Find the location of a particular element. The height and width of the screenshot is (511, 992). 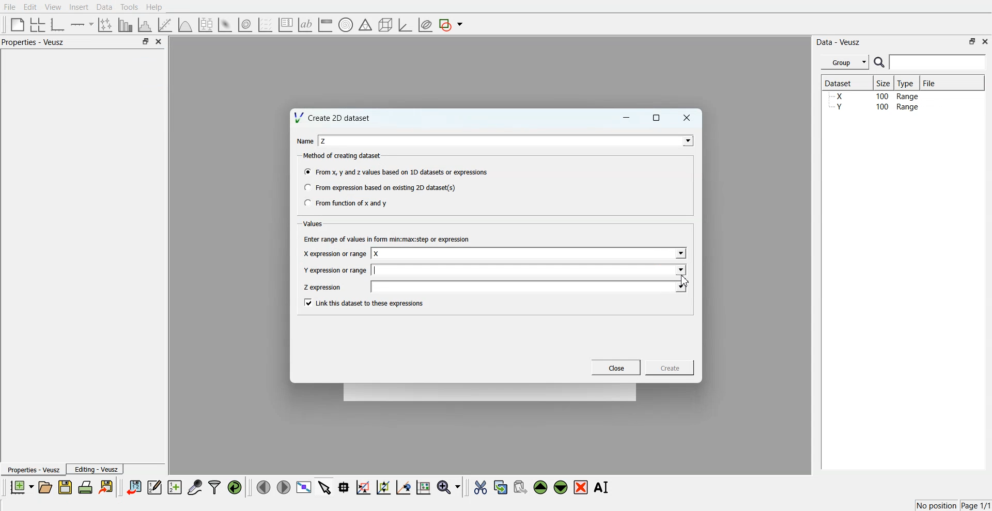

Arrange graph in grid is located at coordinates (38, 25).